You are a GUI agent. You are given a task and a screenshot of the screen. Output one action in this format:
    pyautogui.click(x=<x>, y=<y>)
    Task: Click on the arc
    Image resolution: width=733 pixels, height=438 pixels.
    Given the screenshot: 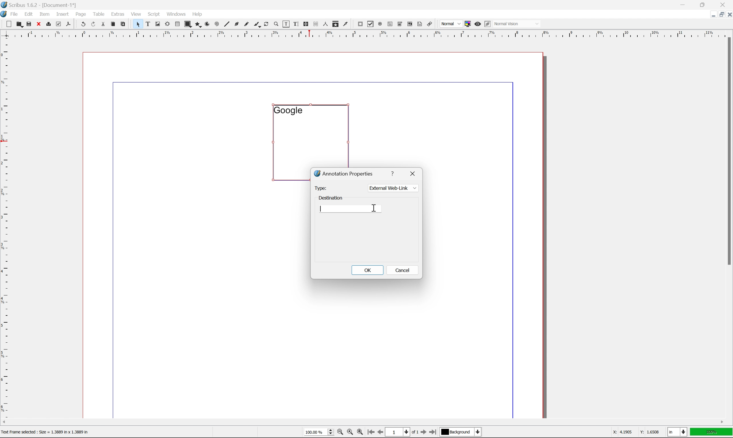 What is the action you would take?
    pyautogui.click(x=208, y=24)
    